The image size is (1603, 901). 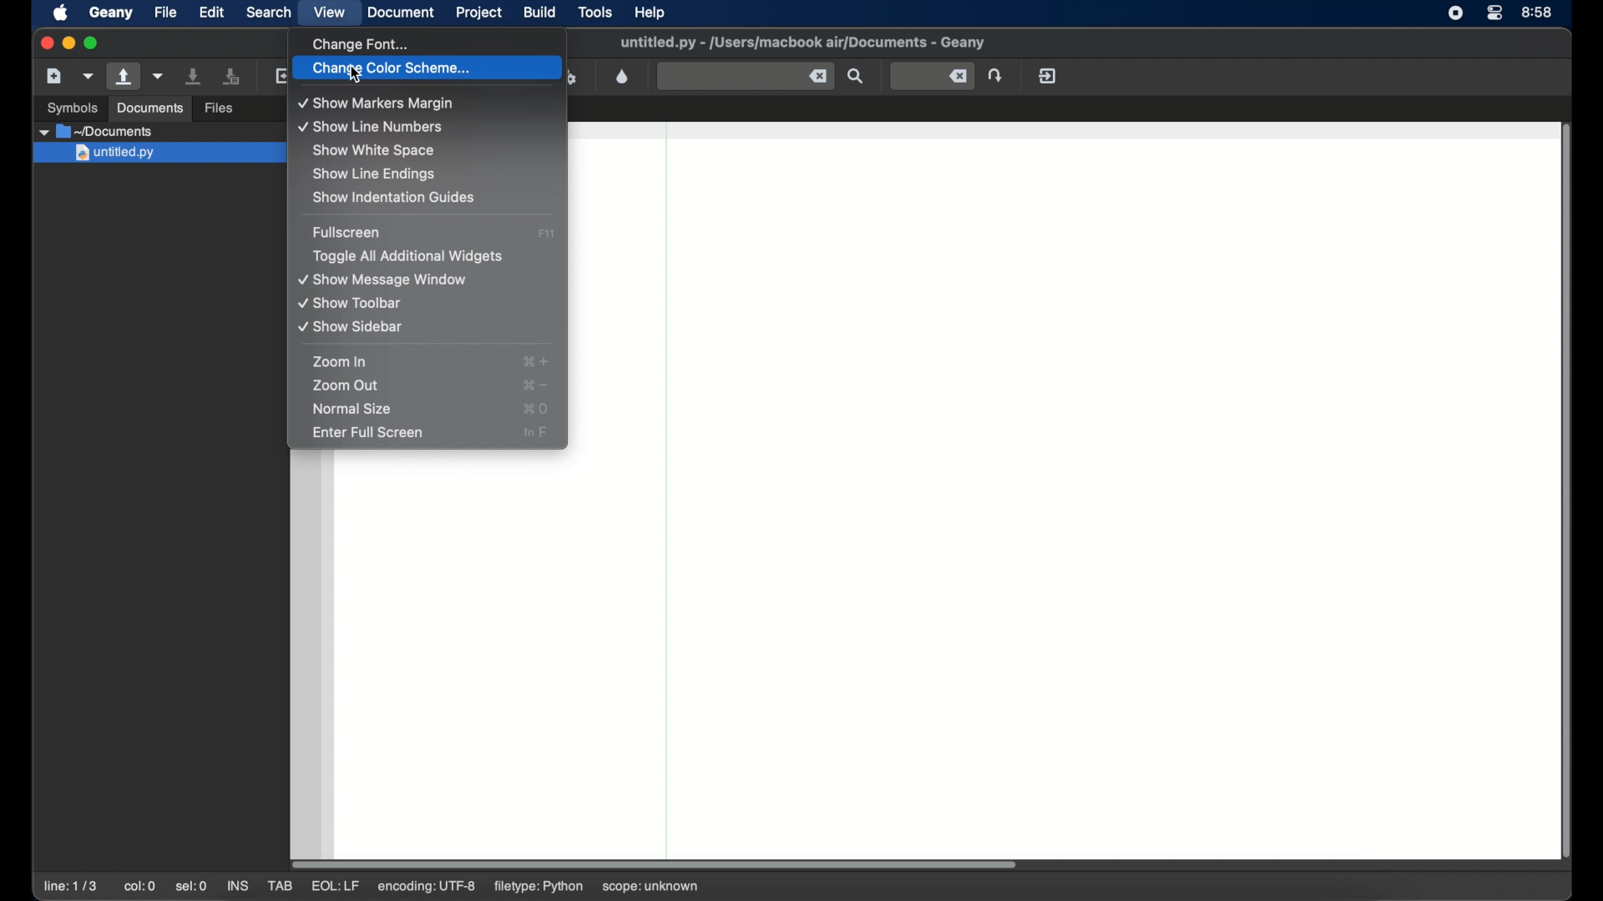 What do you see at coordinates (537, 408) in the screenshot?
I see `normal size shortcut` at bounding box center [537, 408].